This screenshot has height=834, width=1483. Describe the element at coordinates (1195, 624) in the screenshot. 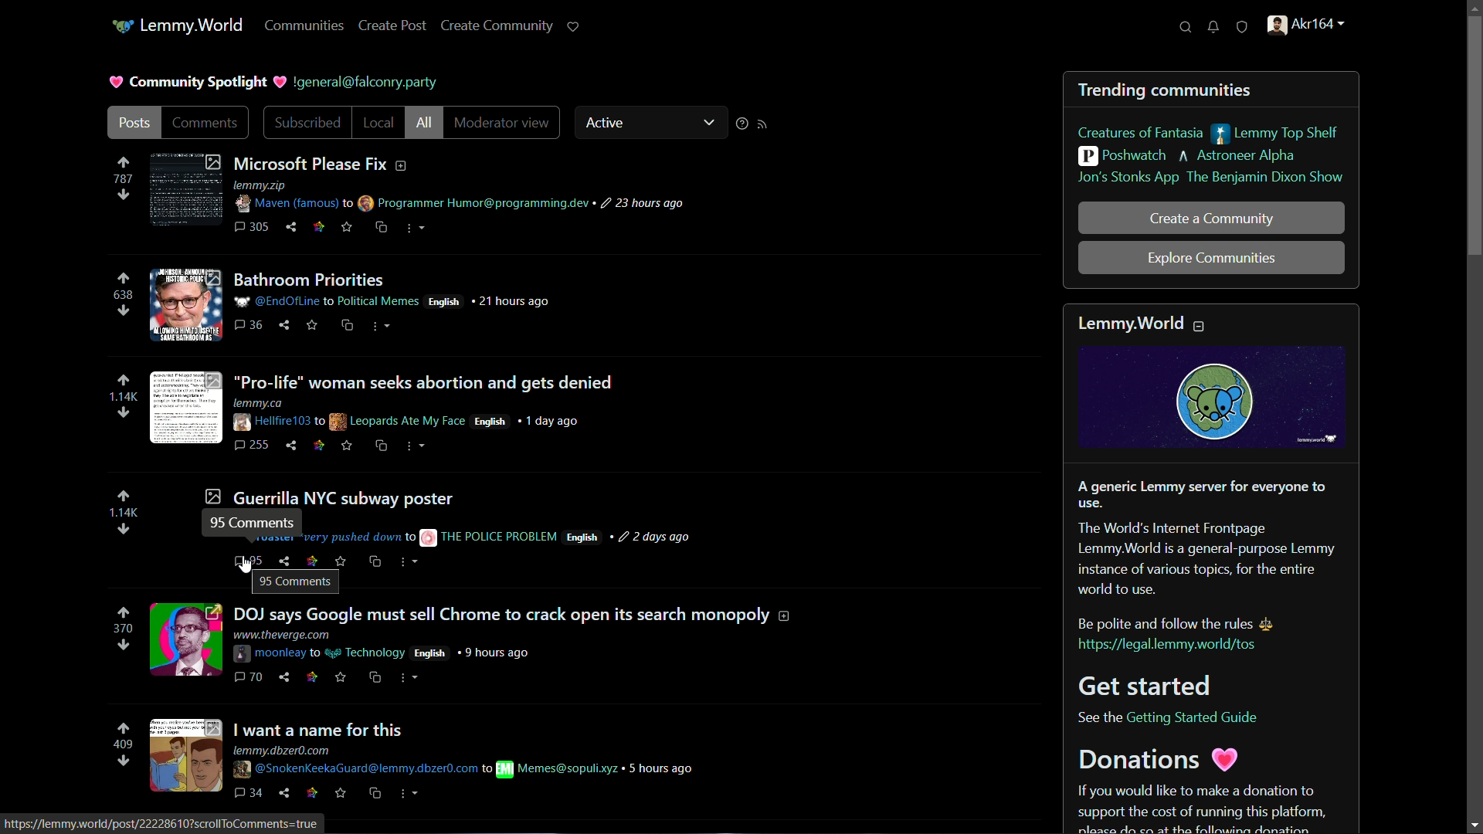

I see `text` at that location.